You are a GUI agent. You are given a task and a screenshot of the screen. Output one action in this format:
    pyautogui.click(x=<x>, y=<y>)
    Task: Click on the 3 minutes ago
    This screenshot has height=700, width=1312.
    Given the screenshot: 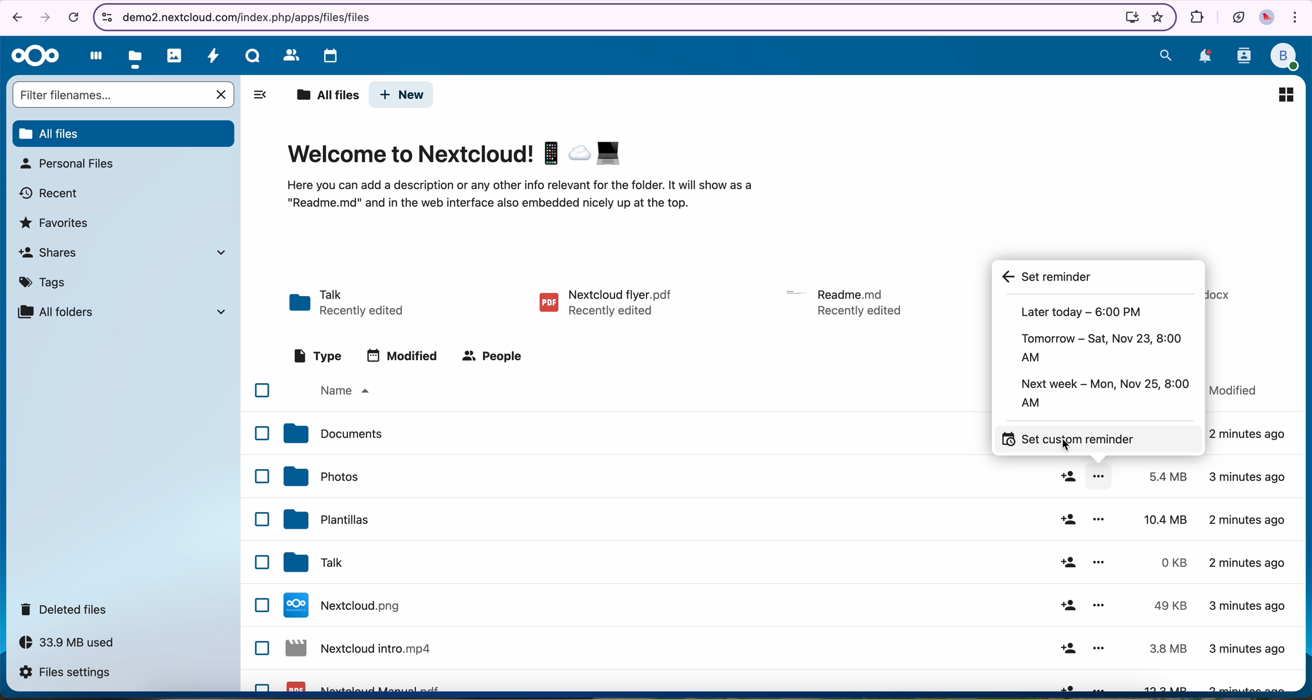 What is the action you would take?
    pyautogui.click(x=1247, y=607)
    